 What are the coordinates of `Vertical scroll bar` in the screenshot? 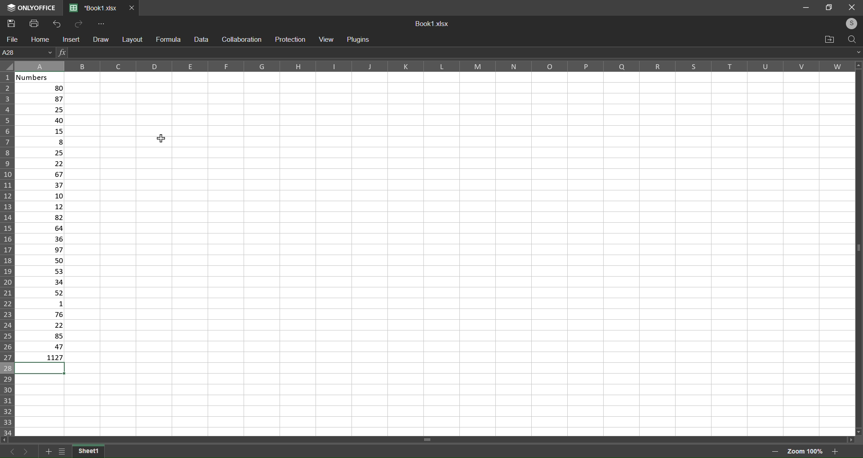 It's located at (858, 249).